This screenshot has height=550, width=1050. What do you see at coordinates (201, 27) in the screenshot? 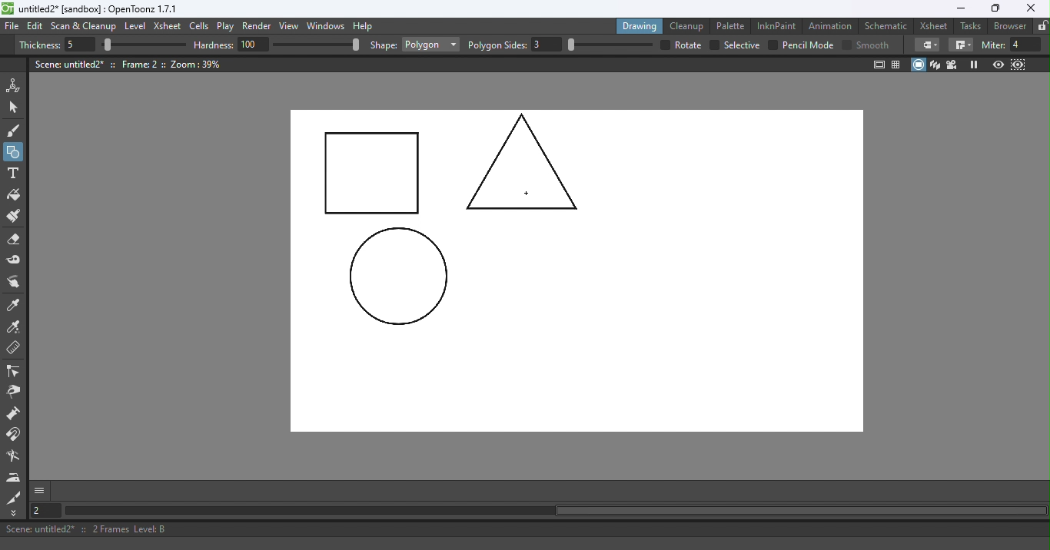
I see `Cells` at bounding box center [201, 27].